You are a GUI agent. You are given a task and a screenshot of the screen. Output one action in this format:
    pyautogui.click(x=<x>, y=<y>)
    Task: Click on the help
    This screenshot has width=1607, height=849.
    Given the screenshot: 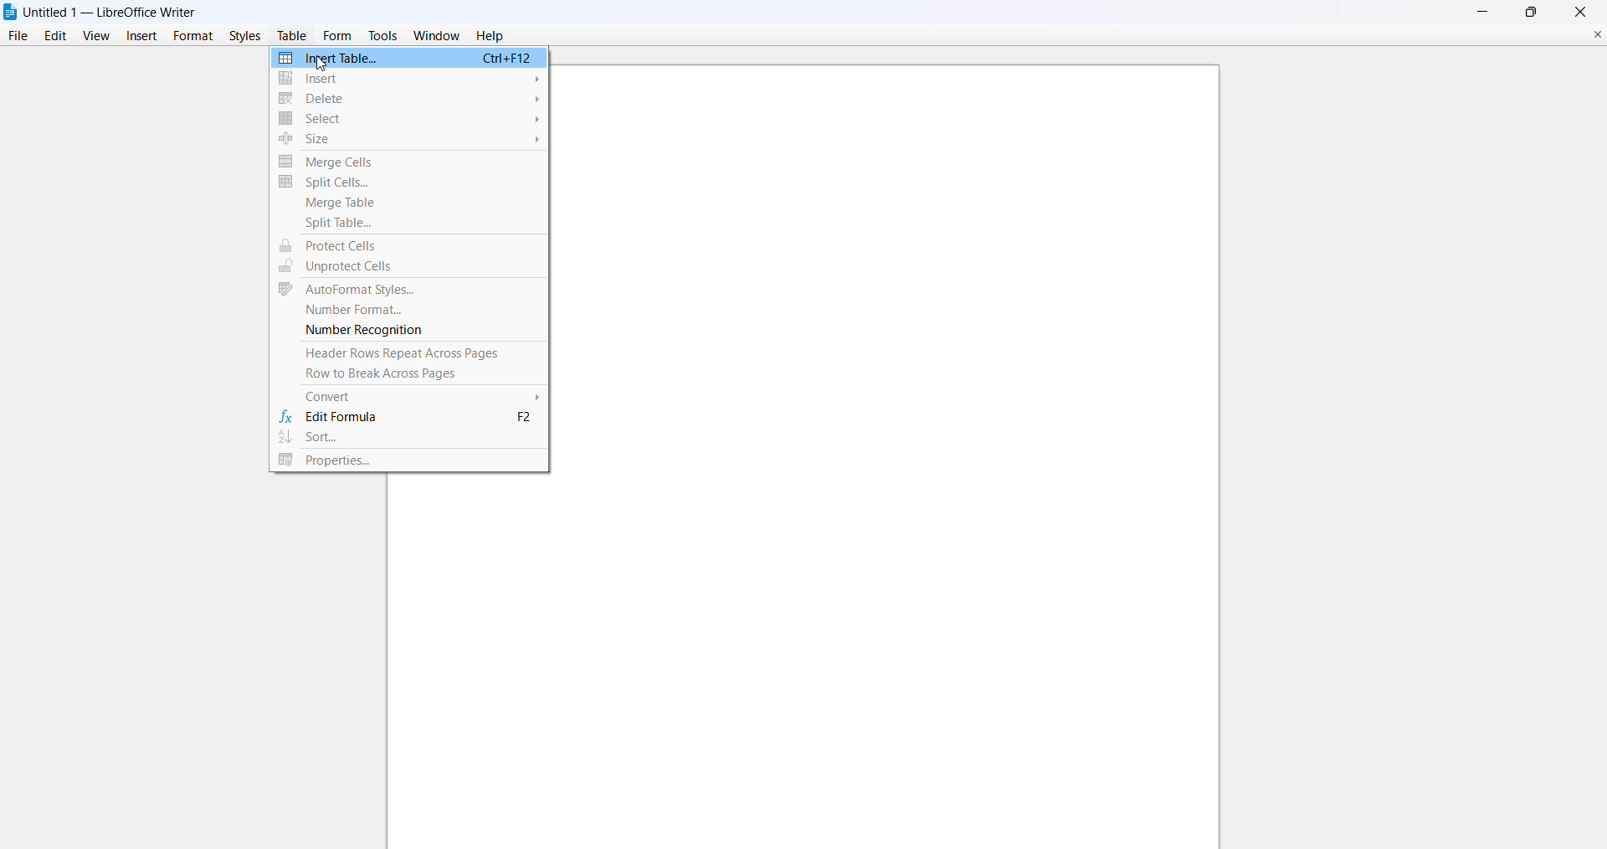 What is the action you would take?
    pyautogui.click(x=492, y=35)
    